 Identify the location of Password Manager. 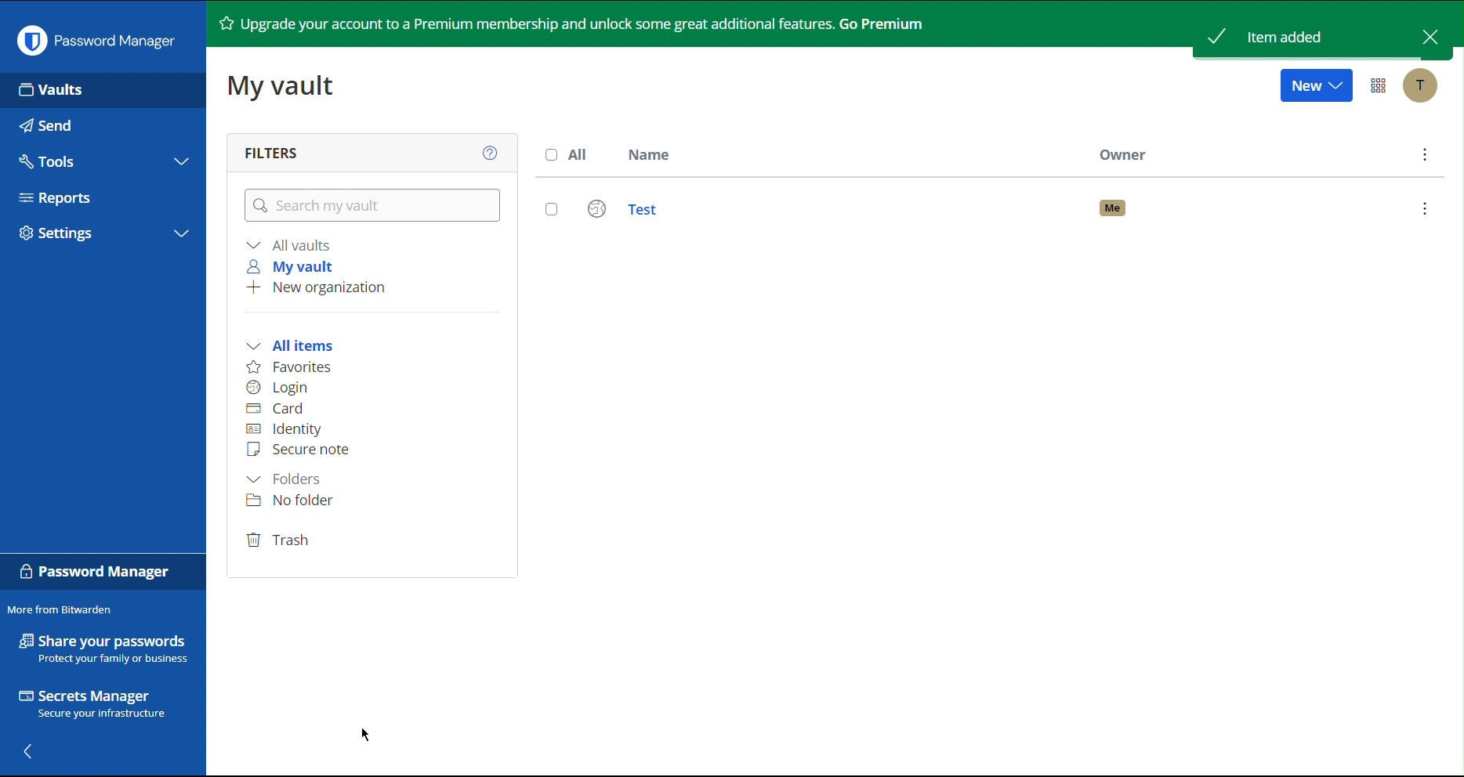
(100, 573).